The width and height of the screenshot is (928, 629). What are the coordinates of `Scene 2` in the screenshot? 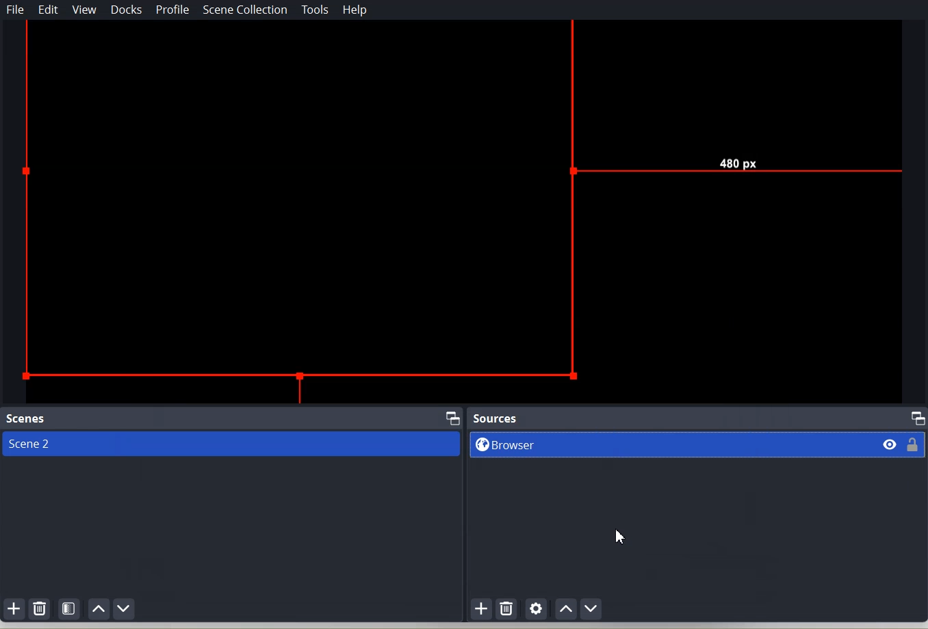 It's located at (230, 444).